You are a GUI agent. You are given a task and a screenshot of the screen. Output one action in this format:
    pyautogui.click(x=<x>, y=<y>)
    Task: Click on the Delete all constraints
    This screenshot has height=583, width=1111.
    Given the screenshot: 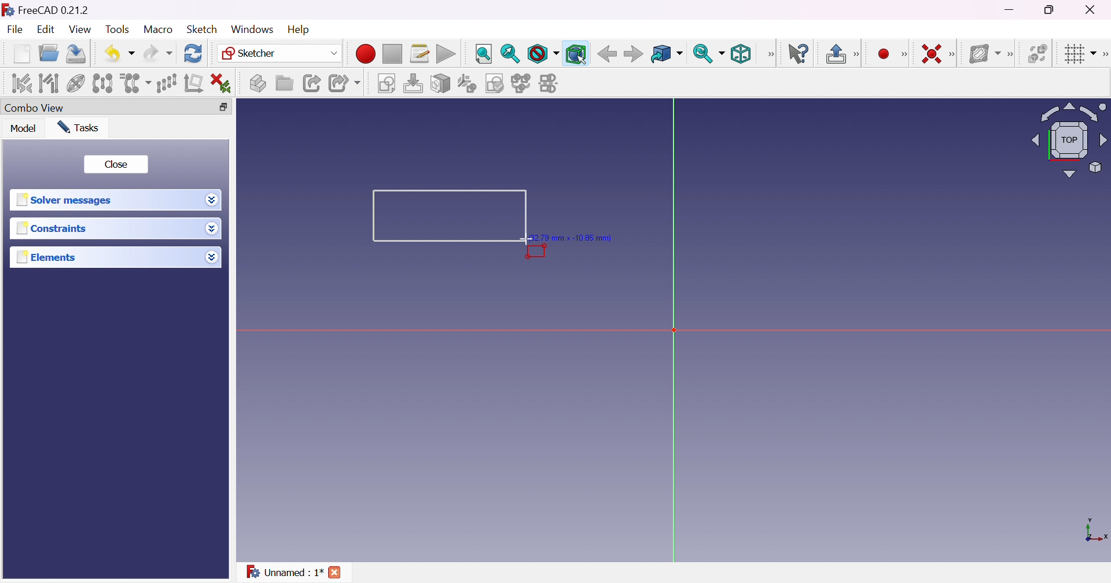 What is the action you would take?
    pyautogui.click(x=221, y=83)
    